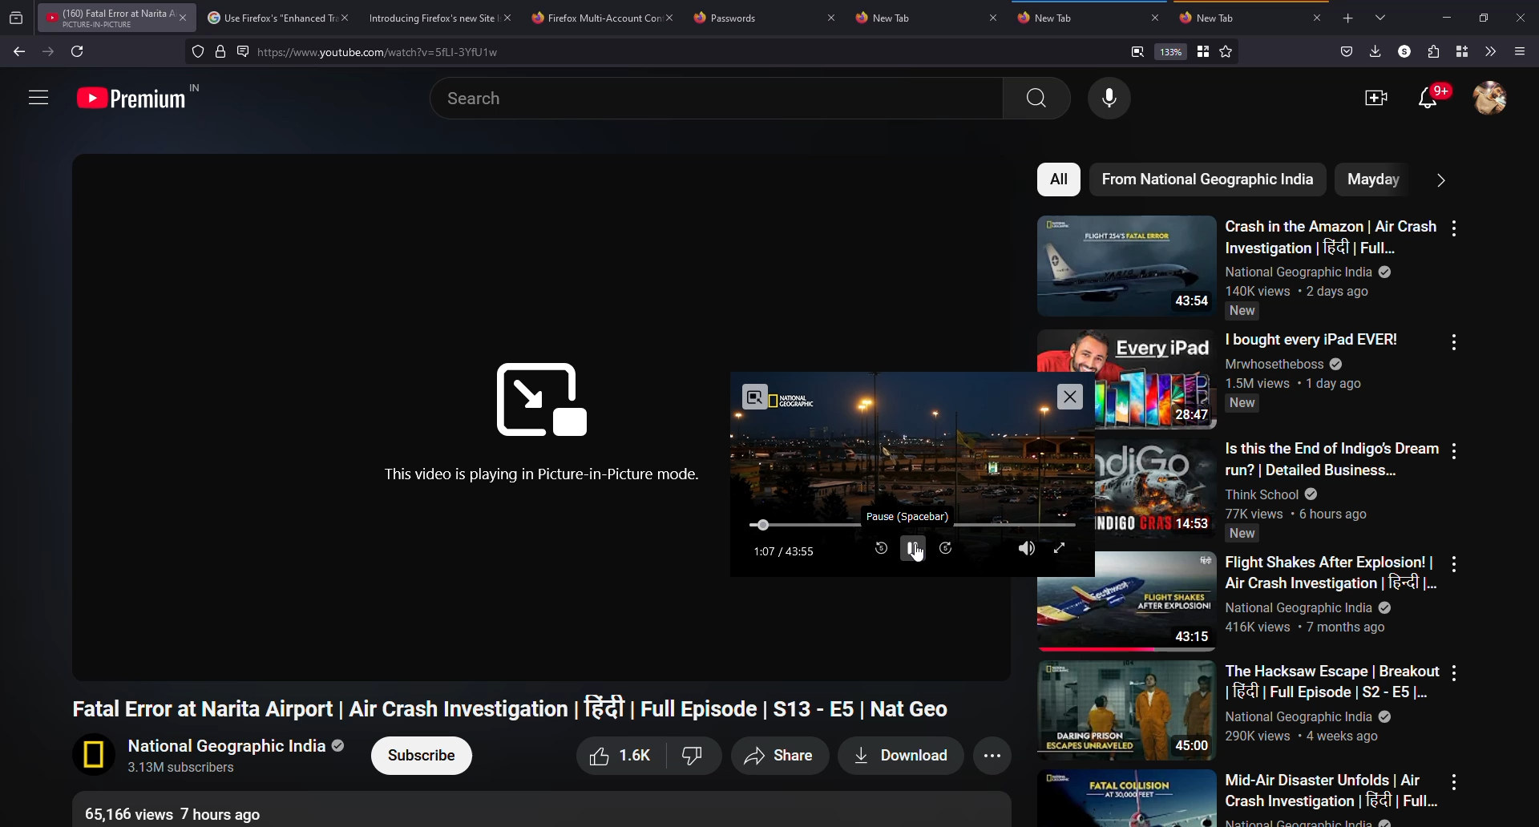 The height and width of the screenshot is (827, 1539). I want to click on more, so click(1439, 179).